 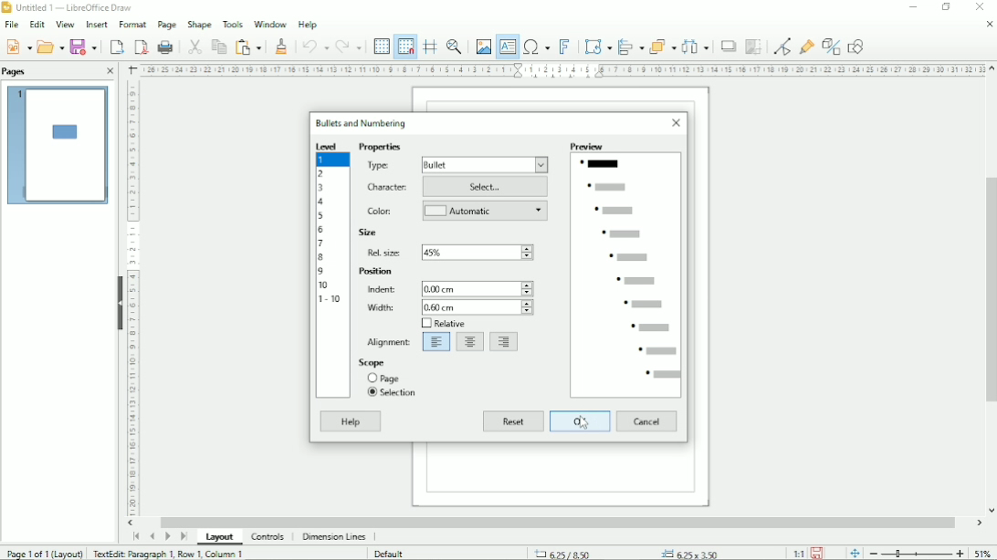 What do you see at coordinates (662, 45) in the screenshot?
I see `Arrange` at bounding box center [662, 45].